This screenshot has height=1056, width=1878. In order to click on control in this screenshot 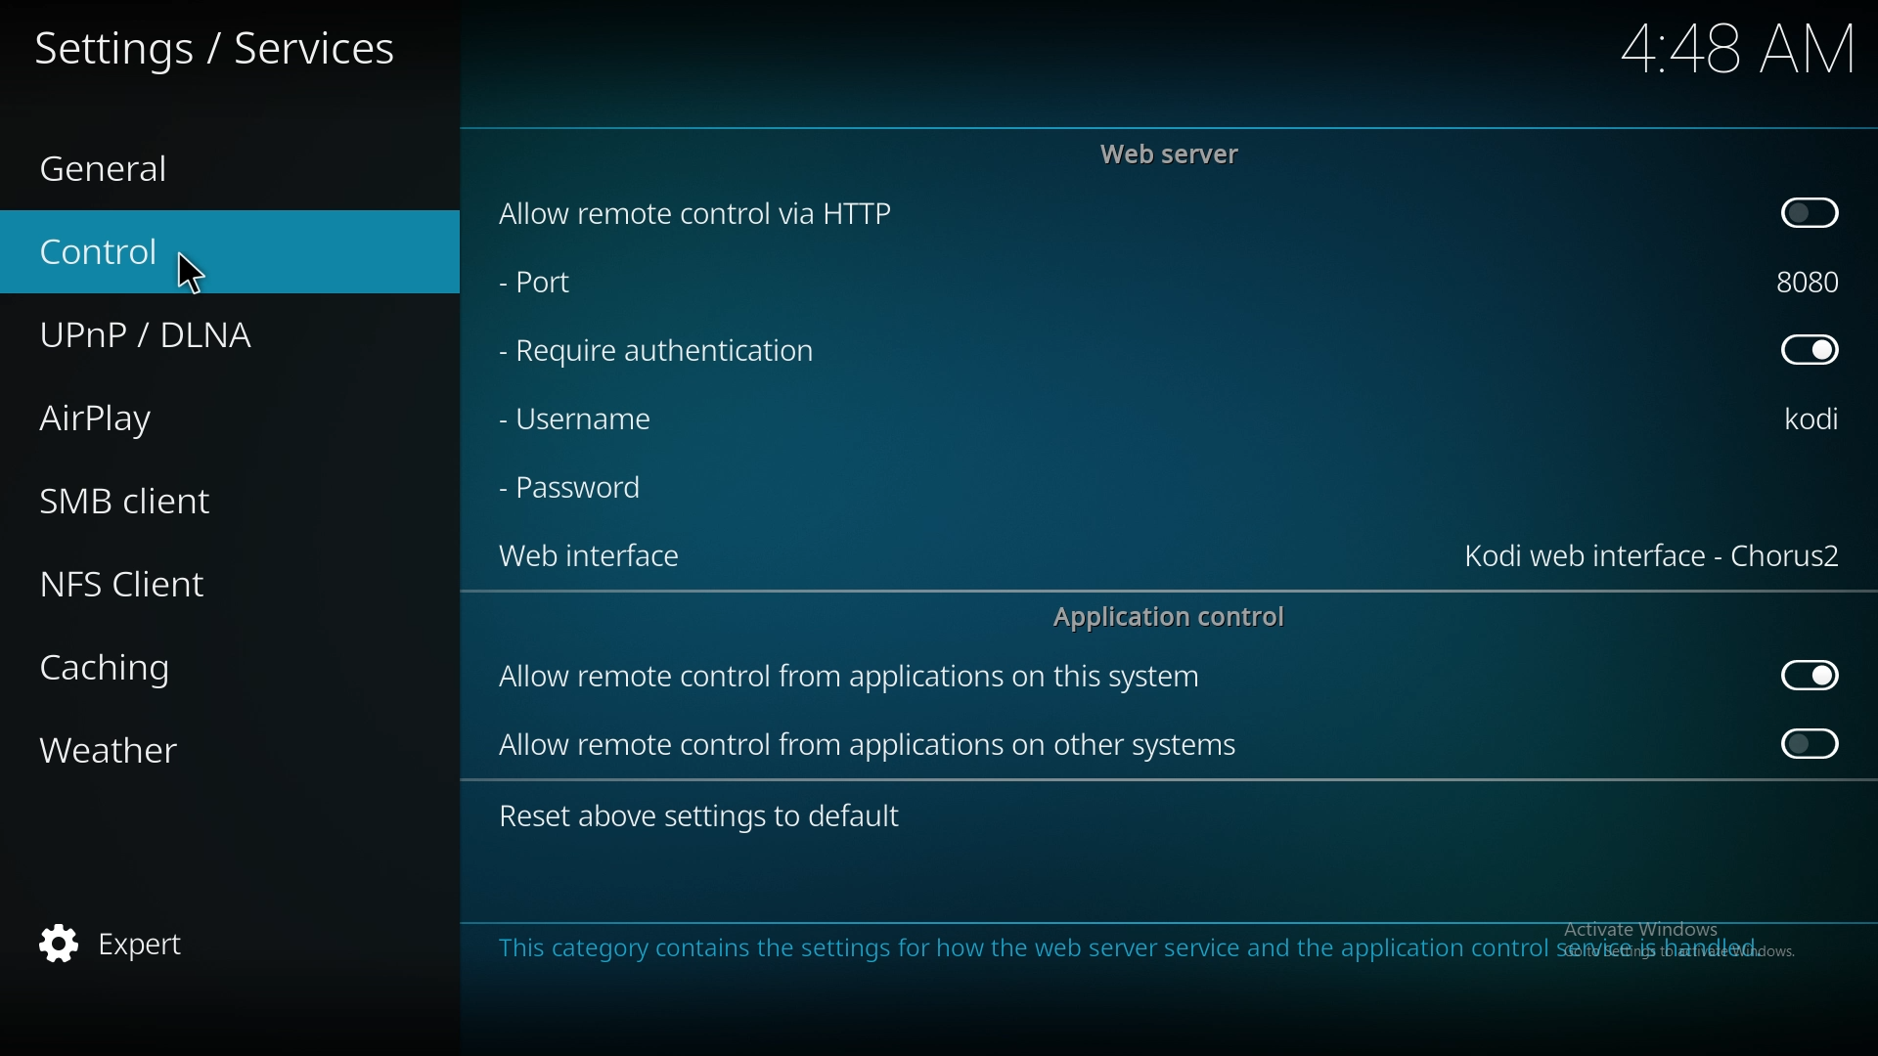, I will do `click(143, 250)`.